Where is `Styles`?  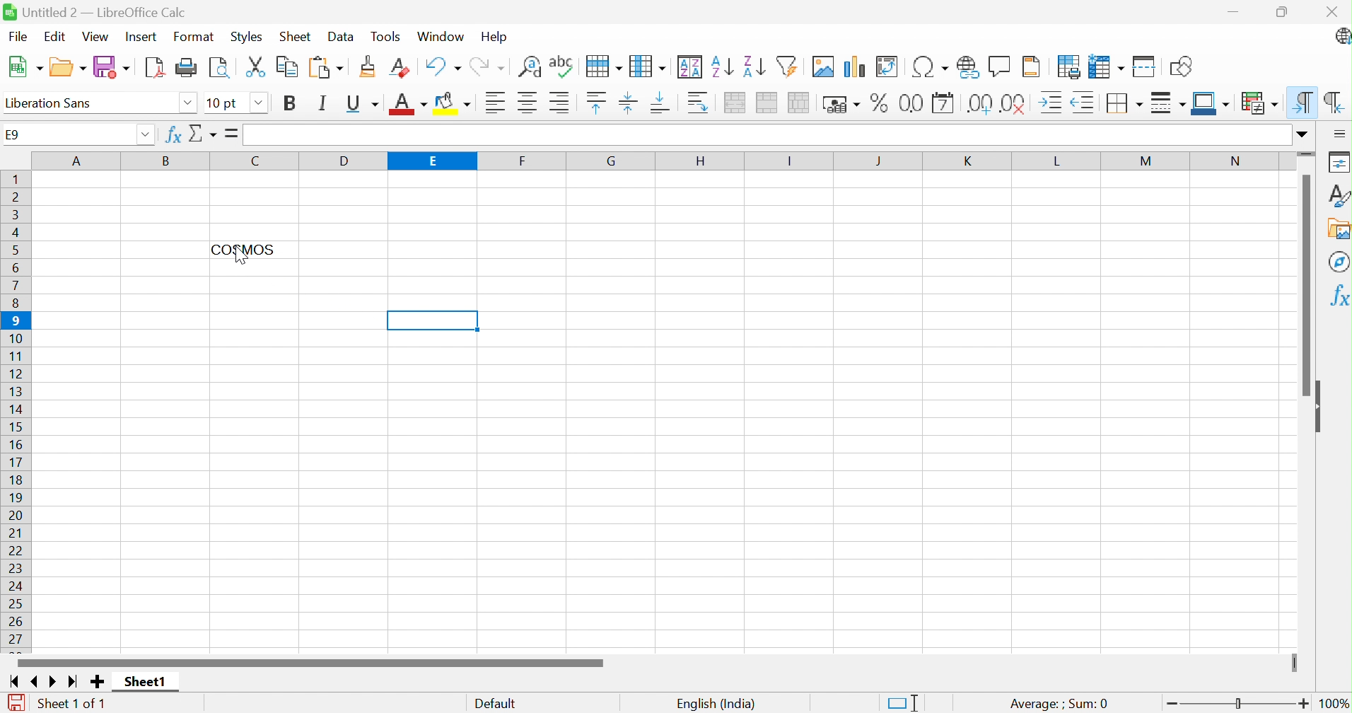 Styles is located at coordinates (1339, 195).